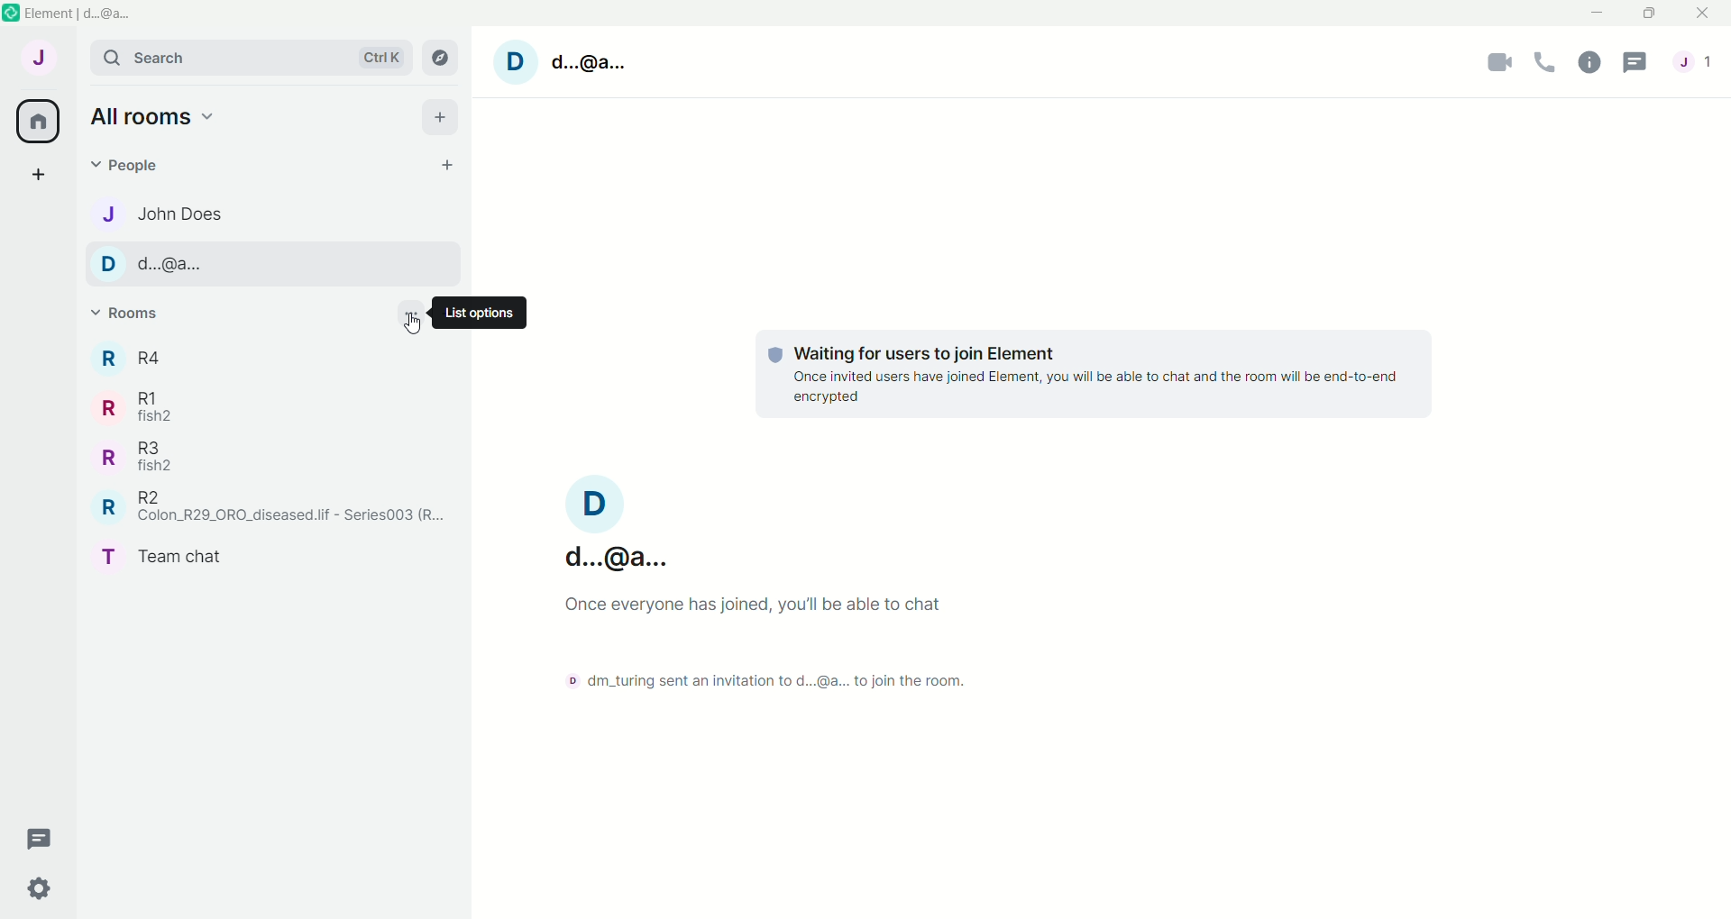 The width and height of the screenshot is (1731, 919). What do you see at coordinates (1589, 61) in the screenshot?
I see `Room Info` at bounding box center [1589, 61].